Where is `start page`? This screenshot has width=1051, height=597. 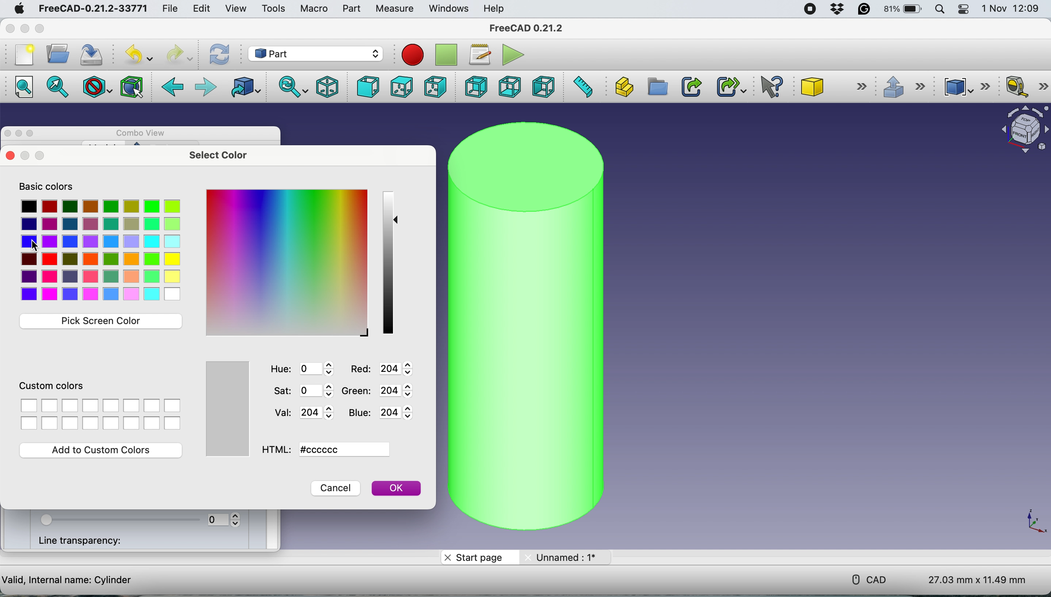
start page is located at coordinates (477, 558).